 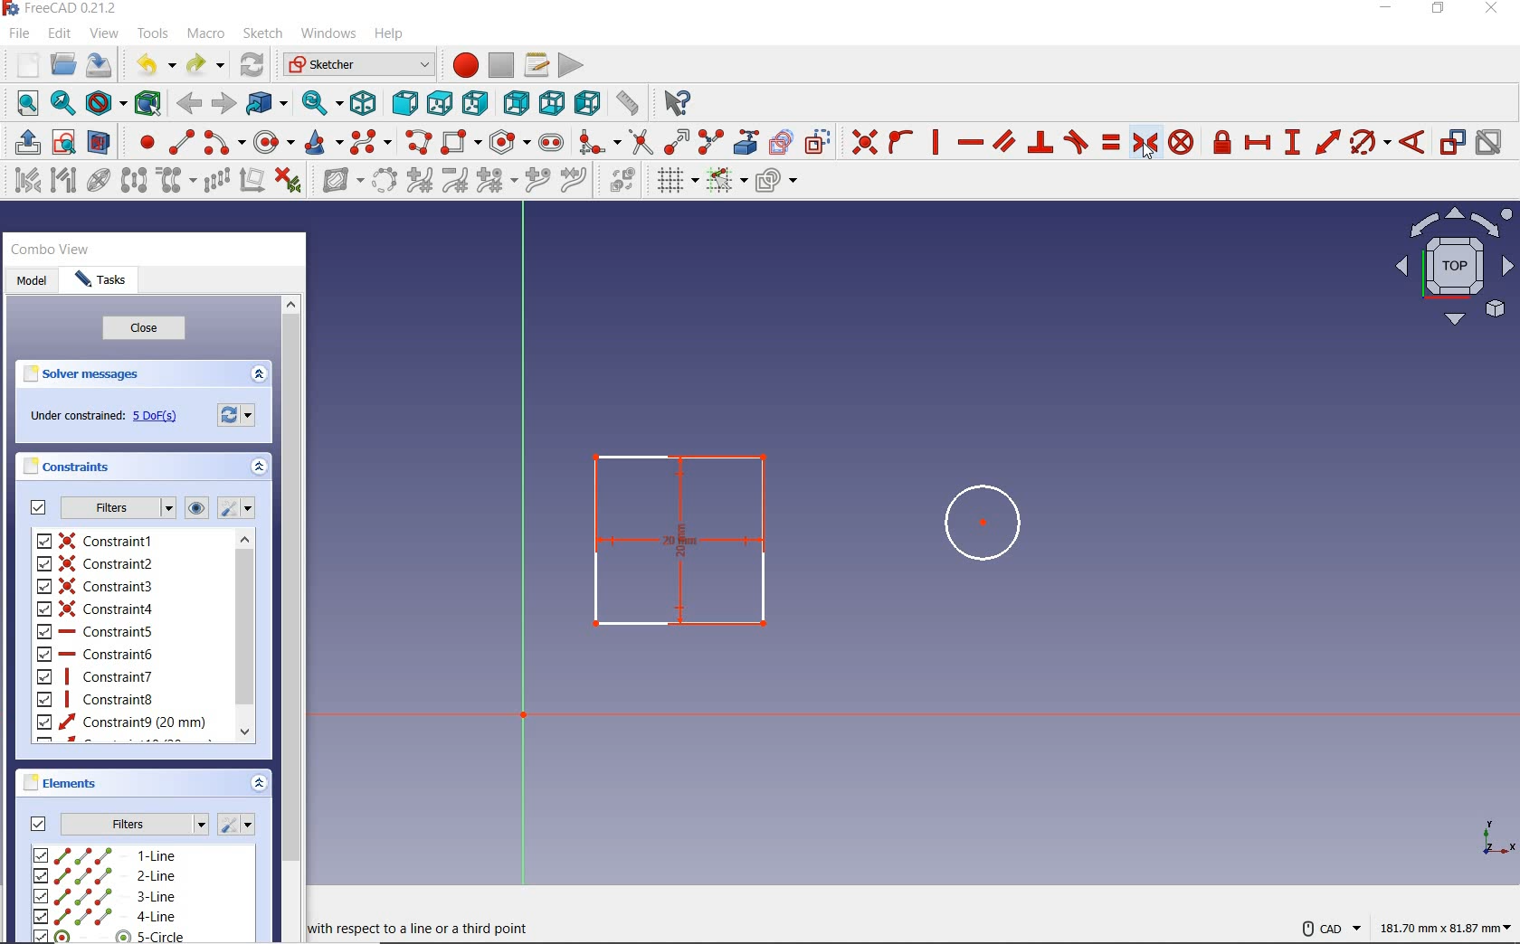 What do you see at coordinates (1447, 930) in the screenshot?
I see `181.70 mm x 81.87 mm` at bounding box center [1447, 930].